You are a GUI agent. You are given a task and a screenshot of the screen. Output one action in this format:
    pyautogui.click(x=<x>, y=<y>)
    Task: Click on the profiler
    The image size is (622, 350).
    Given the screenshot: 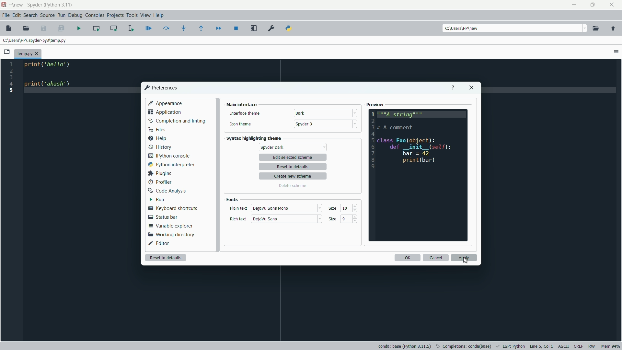 What is the action you would take?
    pyautogui.click(x=159, y=182)
    